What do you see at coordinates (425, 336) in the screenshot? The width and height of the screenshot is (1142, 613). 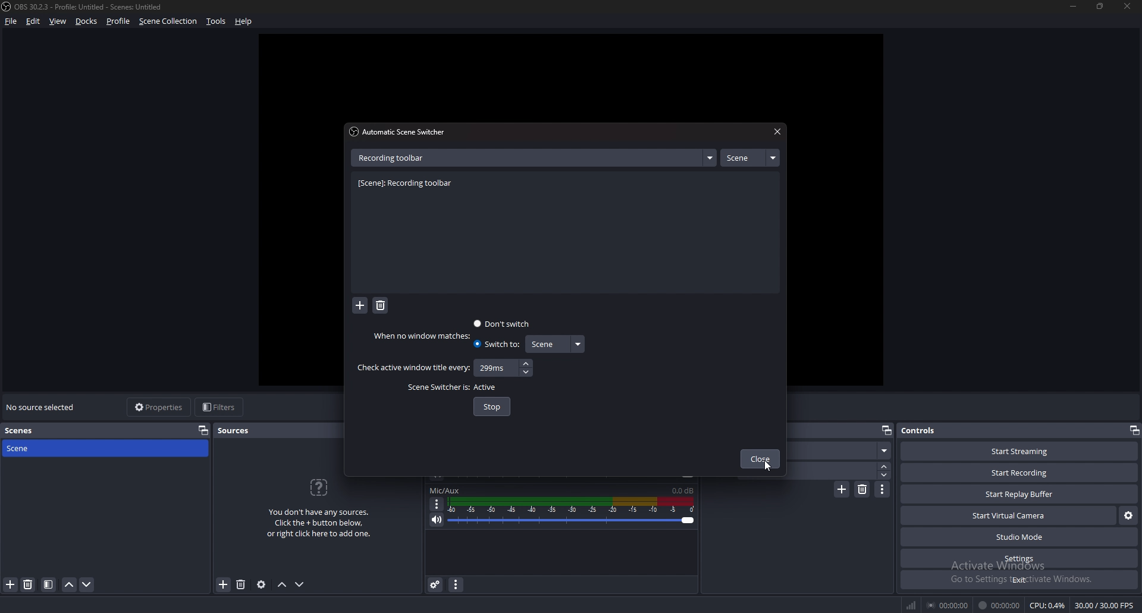 I see `when no window matches` at bounding box center [425, 336].